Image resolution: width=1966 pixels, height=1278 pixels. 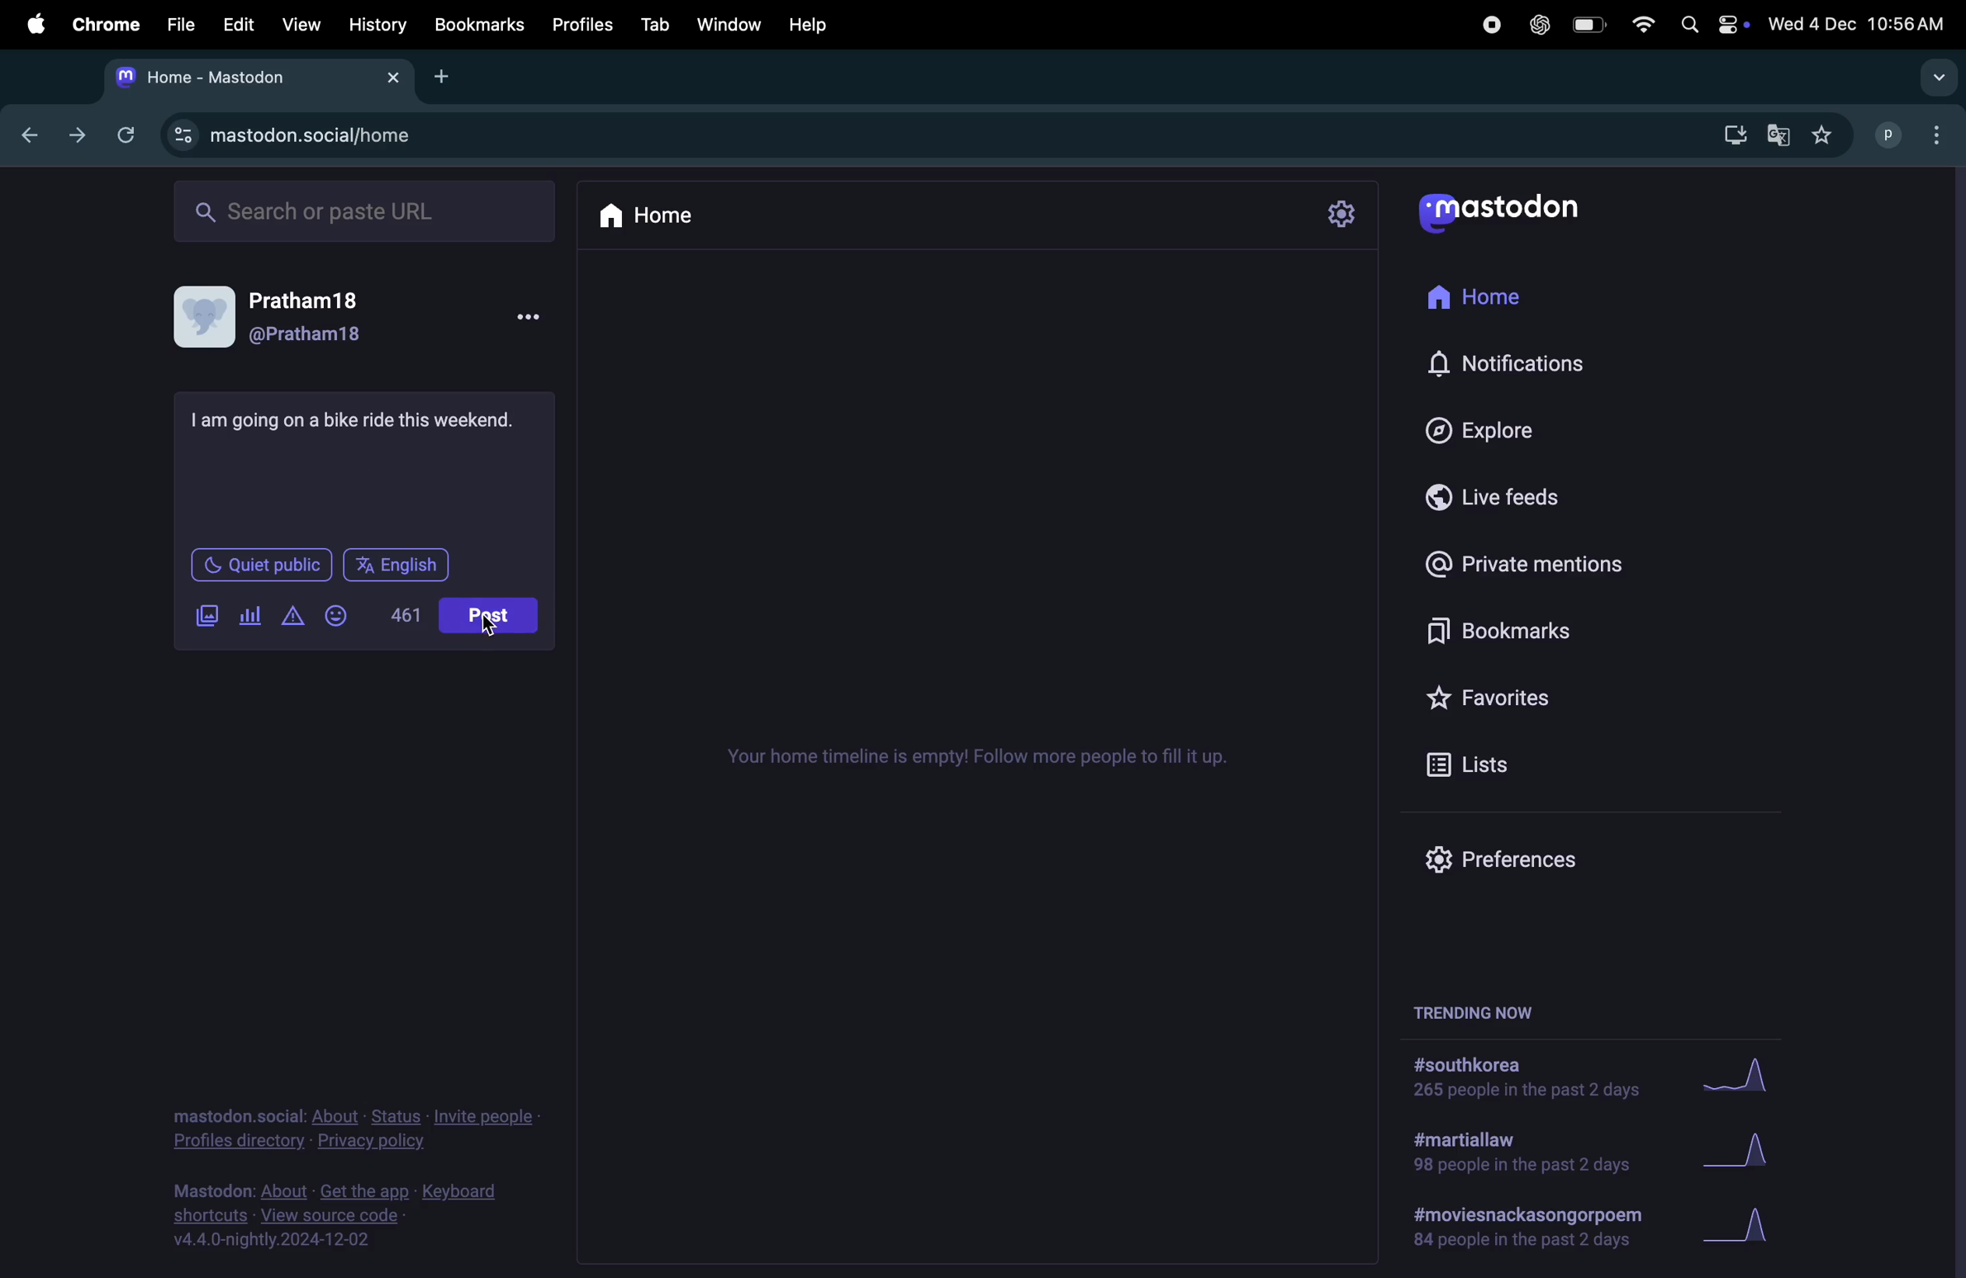 What do you see at coordinates (582, 22) in the screenshot?
I see `Profiles` at bounding box center [582, 22].